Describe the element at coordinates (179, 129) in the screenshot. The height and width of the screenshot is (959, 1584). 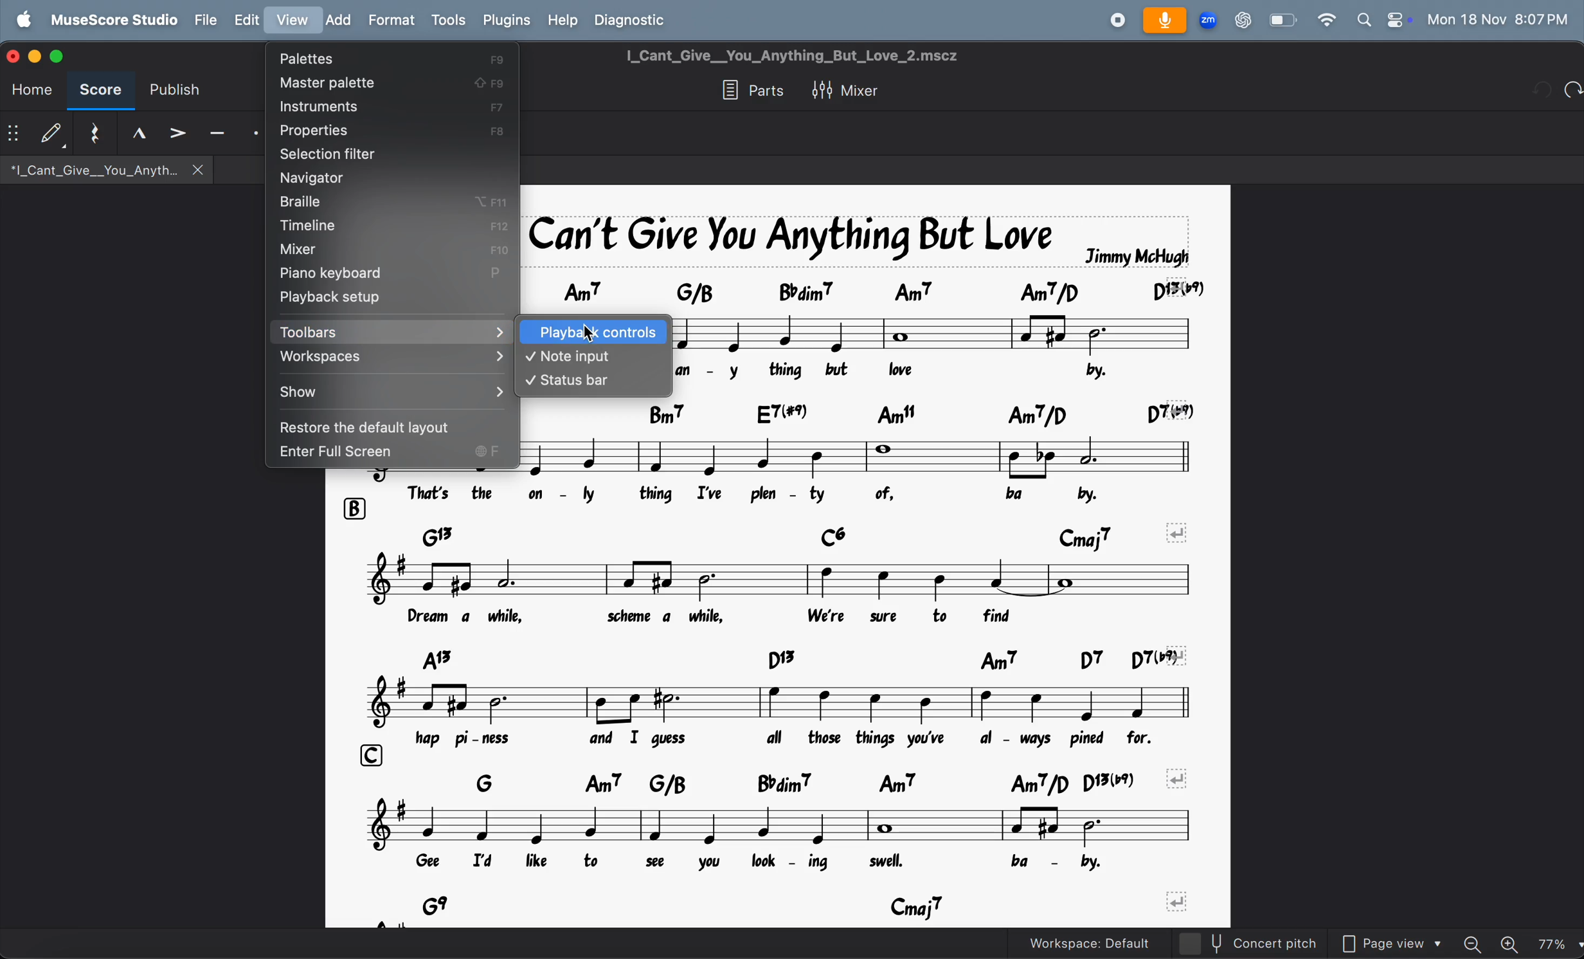
I see `accent` at that location.